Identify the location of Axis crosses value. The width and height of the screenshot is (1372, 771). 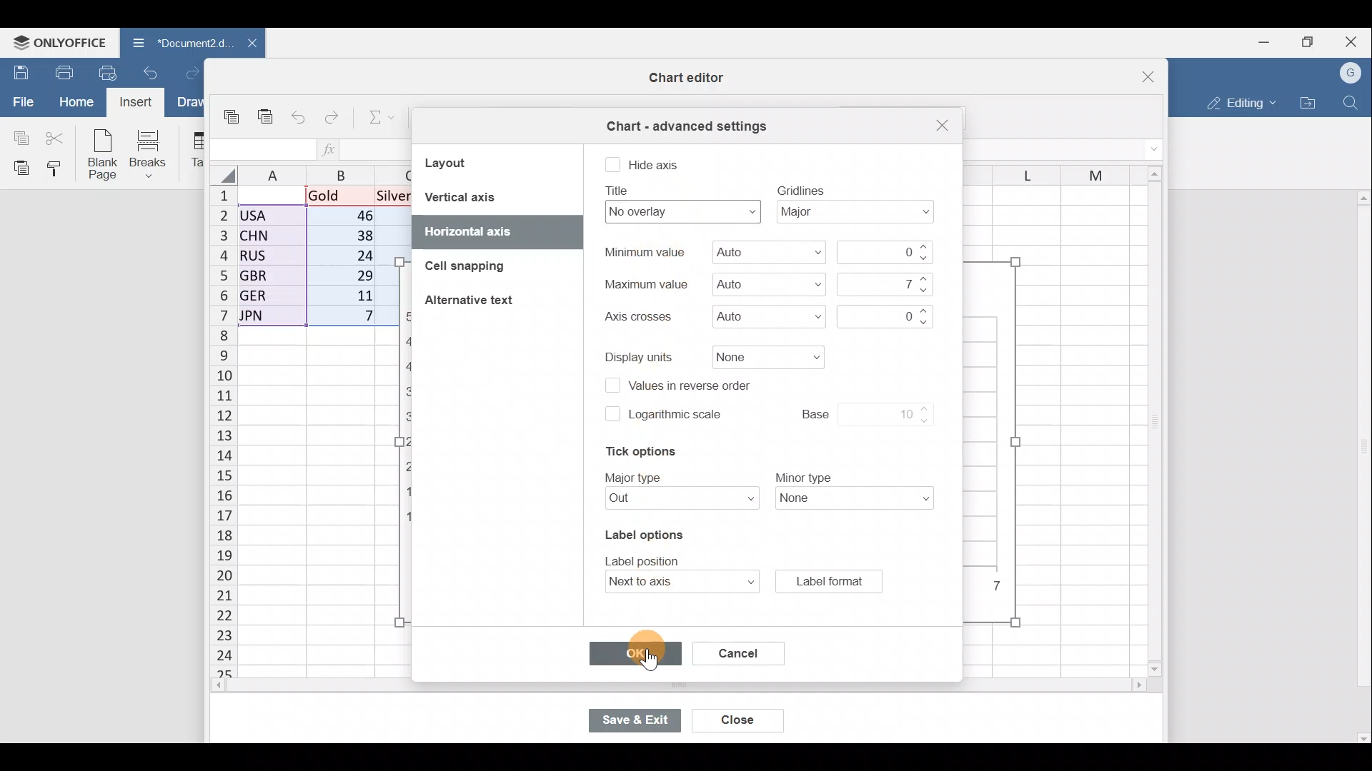
(882, 314).